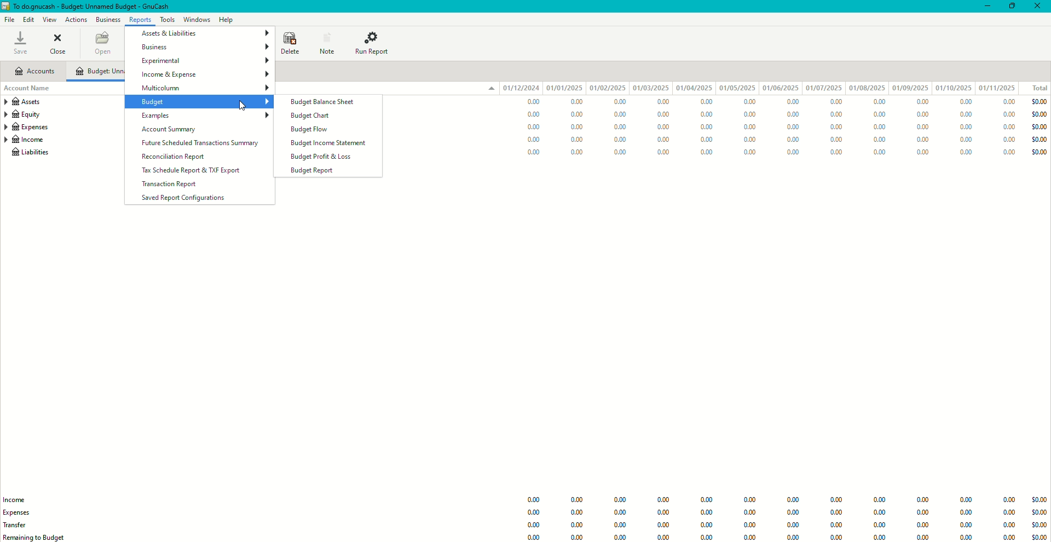 This screenshot has width=1051, height=542. I want to click on 0.00, so click(576, 102).